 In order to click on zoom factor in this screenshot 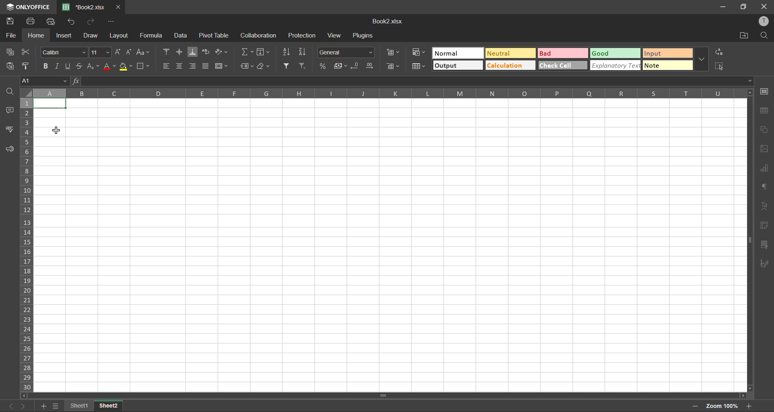, I will do `click(725, 405)`.